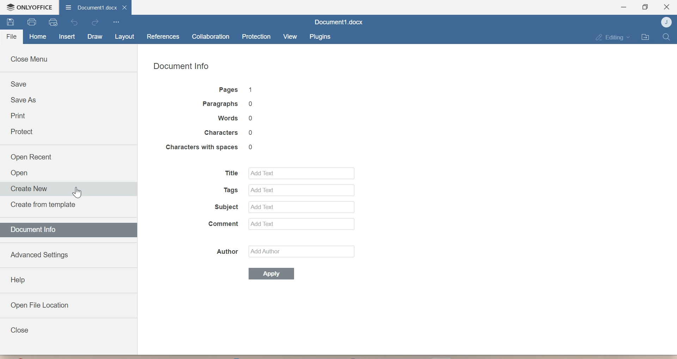 This screenshot has width=677, height=359. Describe the element at coordinates (645, 7) in the screenshot. I see `Maximize` at that location.